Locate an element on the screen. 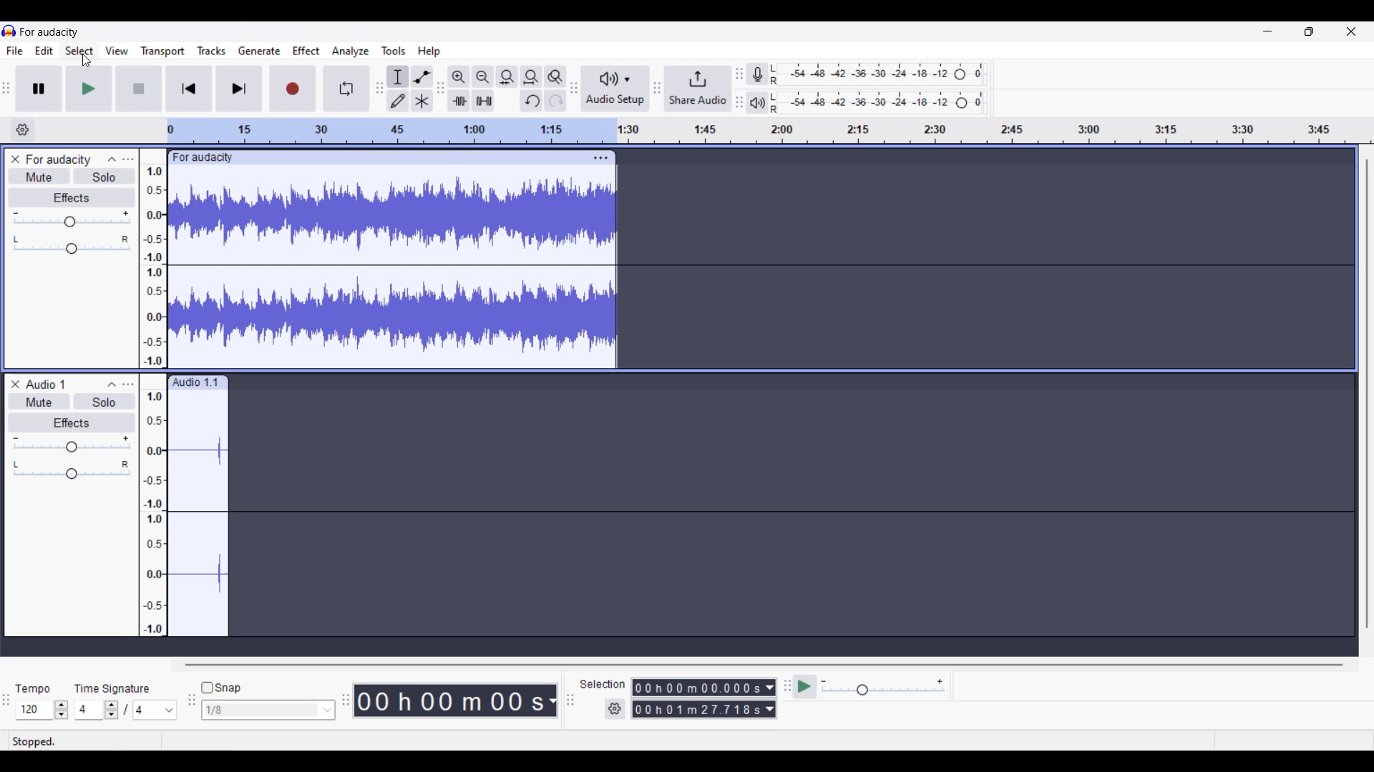 The height and width of the screenshot is (772, 1374). Zoom in is located at coordinates (458, 77).